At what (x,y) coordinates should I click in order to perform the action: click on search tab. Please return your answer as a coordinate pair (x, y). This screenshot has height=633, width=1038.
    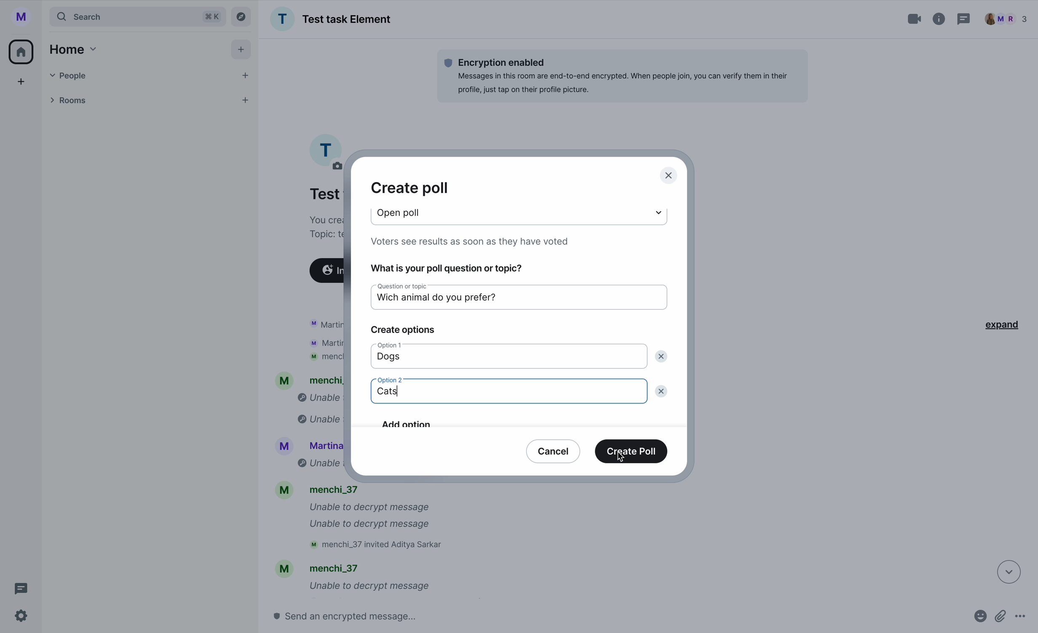
    Looking at the image, I should click on (137, 16).